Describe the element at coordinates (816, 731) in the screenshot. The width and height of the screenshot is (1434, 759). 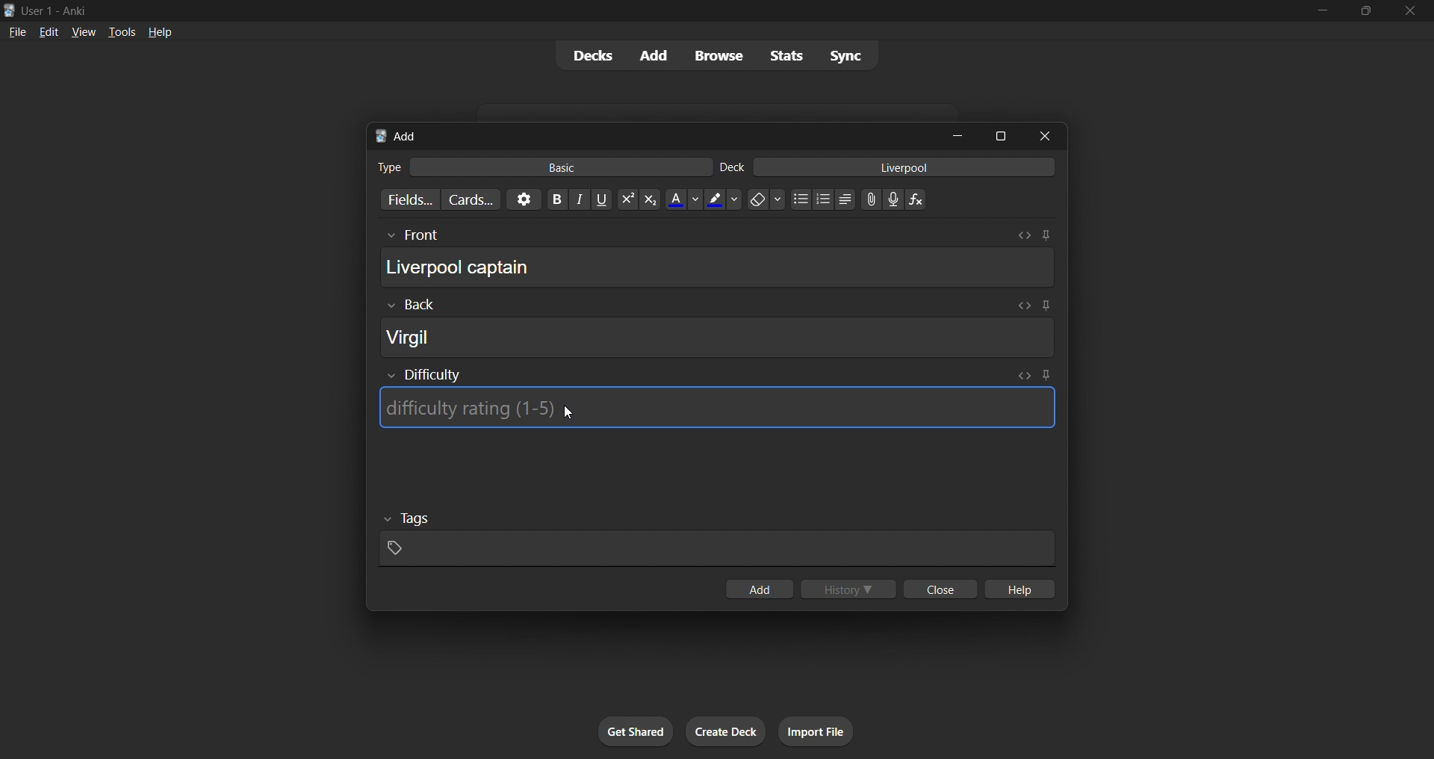
I see `import file` at that location.